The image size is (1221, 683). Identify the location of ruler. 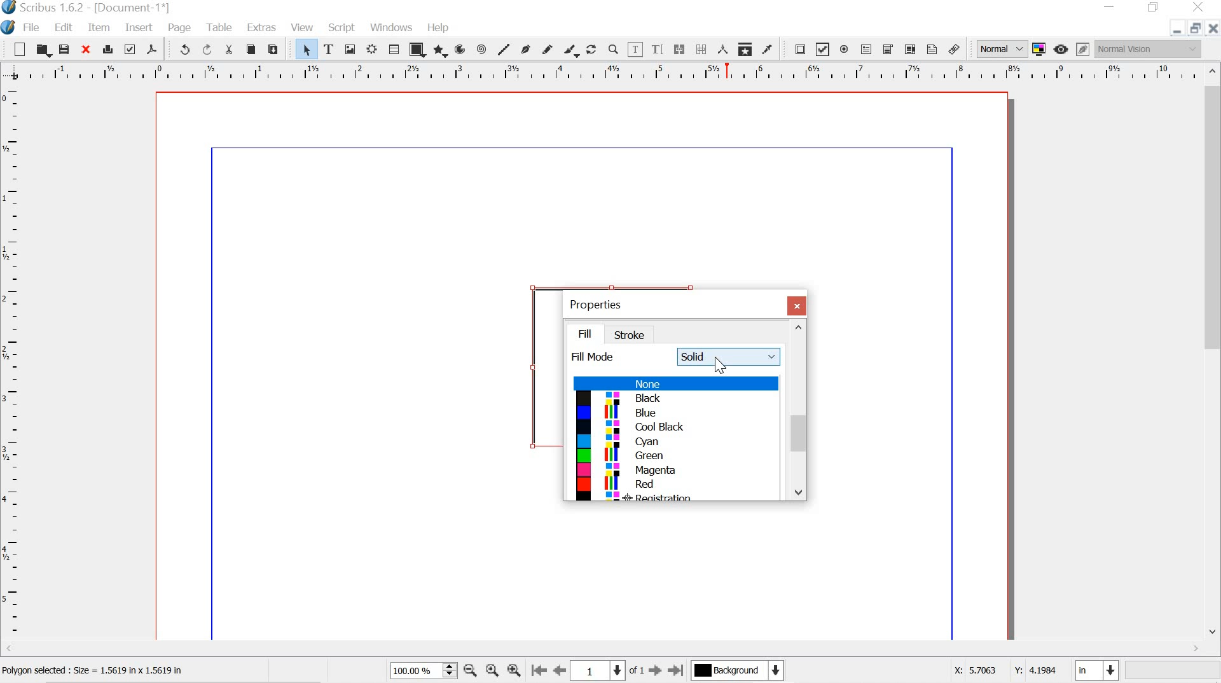
(600, 72).